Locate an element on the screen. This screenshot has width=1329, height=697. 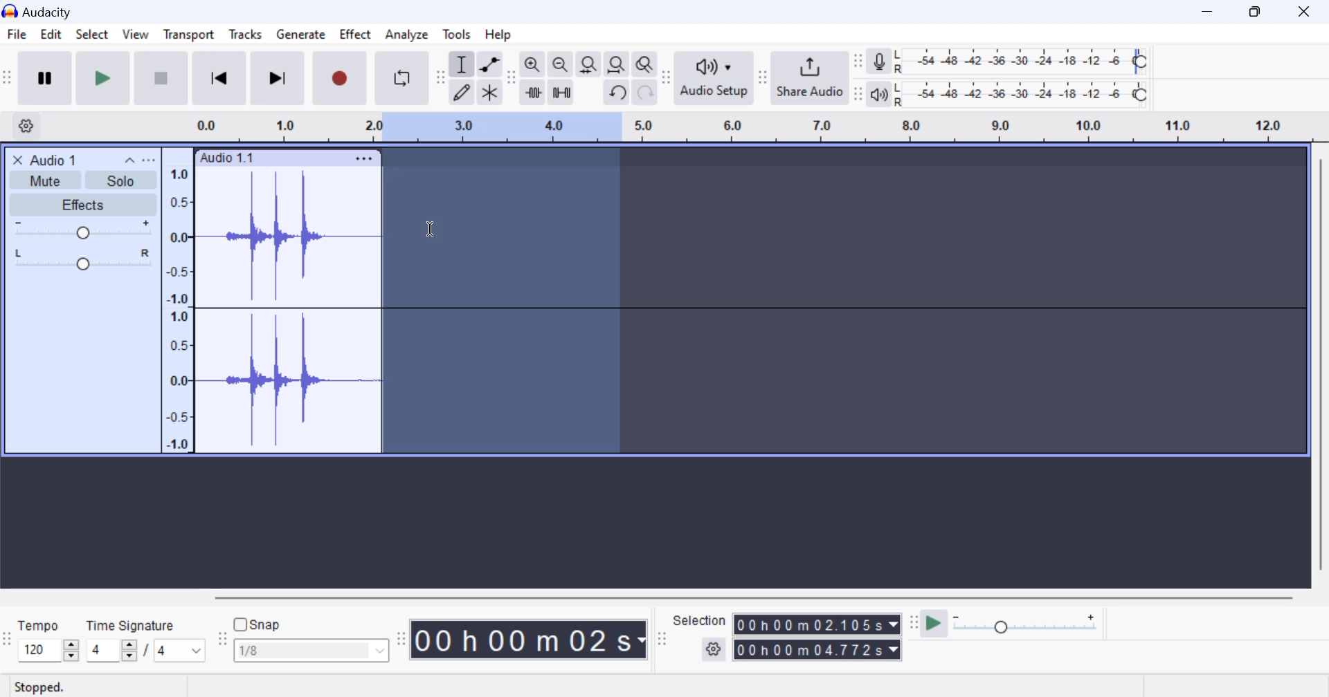
Close Window is located at coordinates (1308, 10).